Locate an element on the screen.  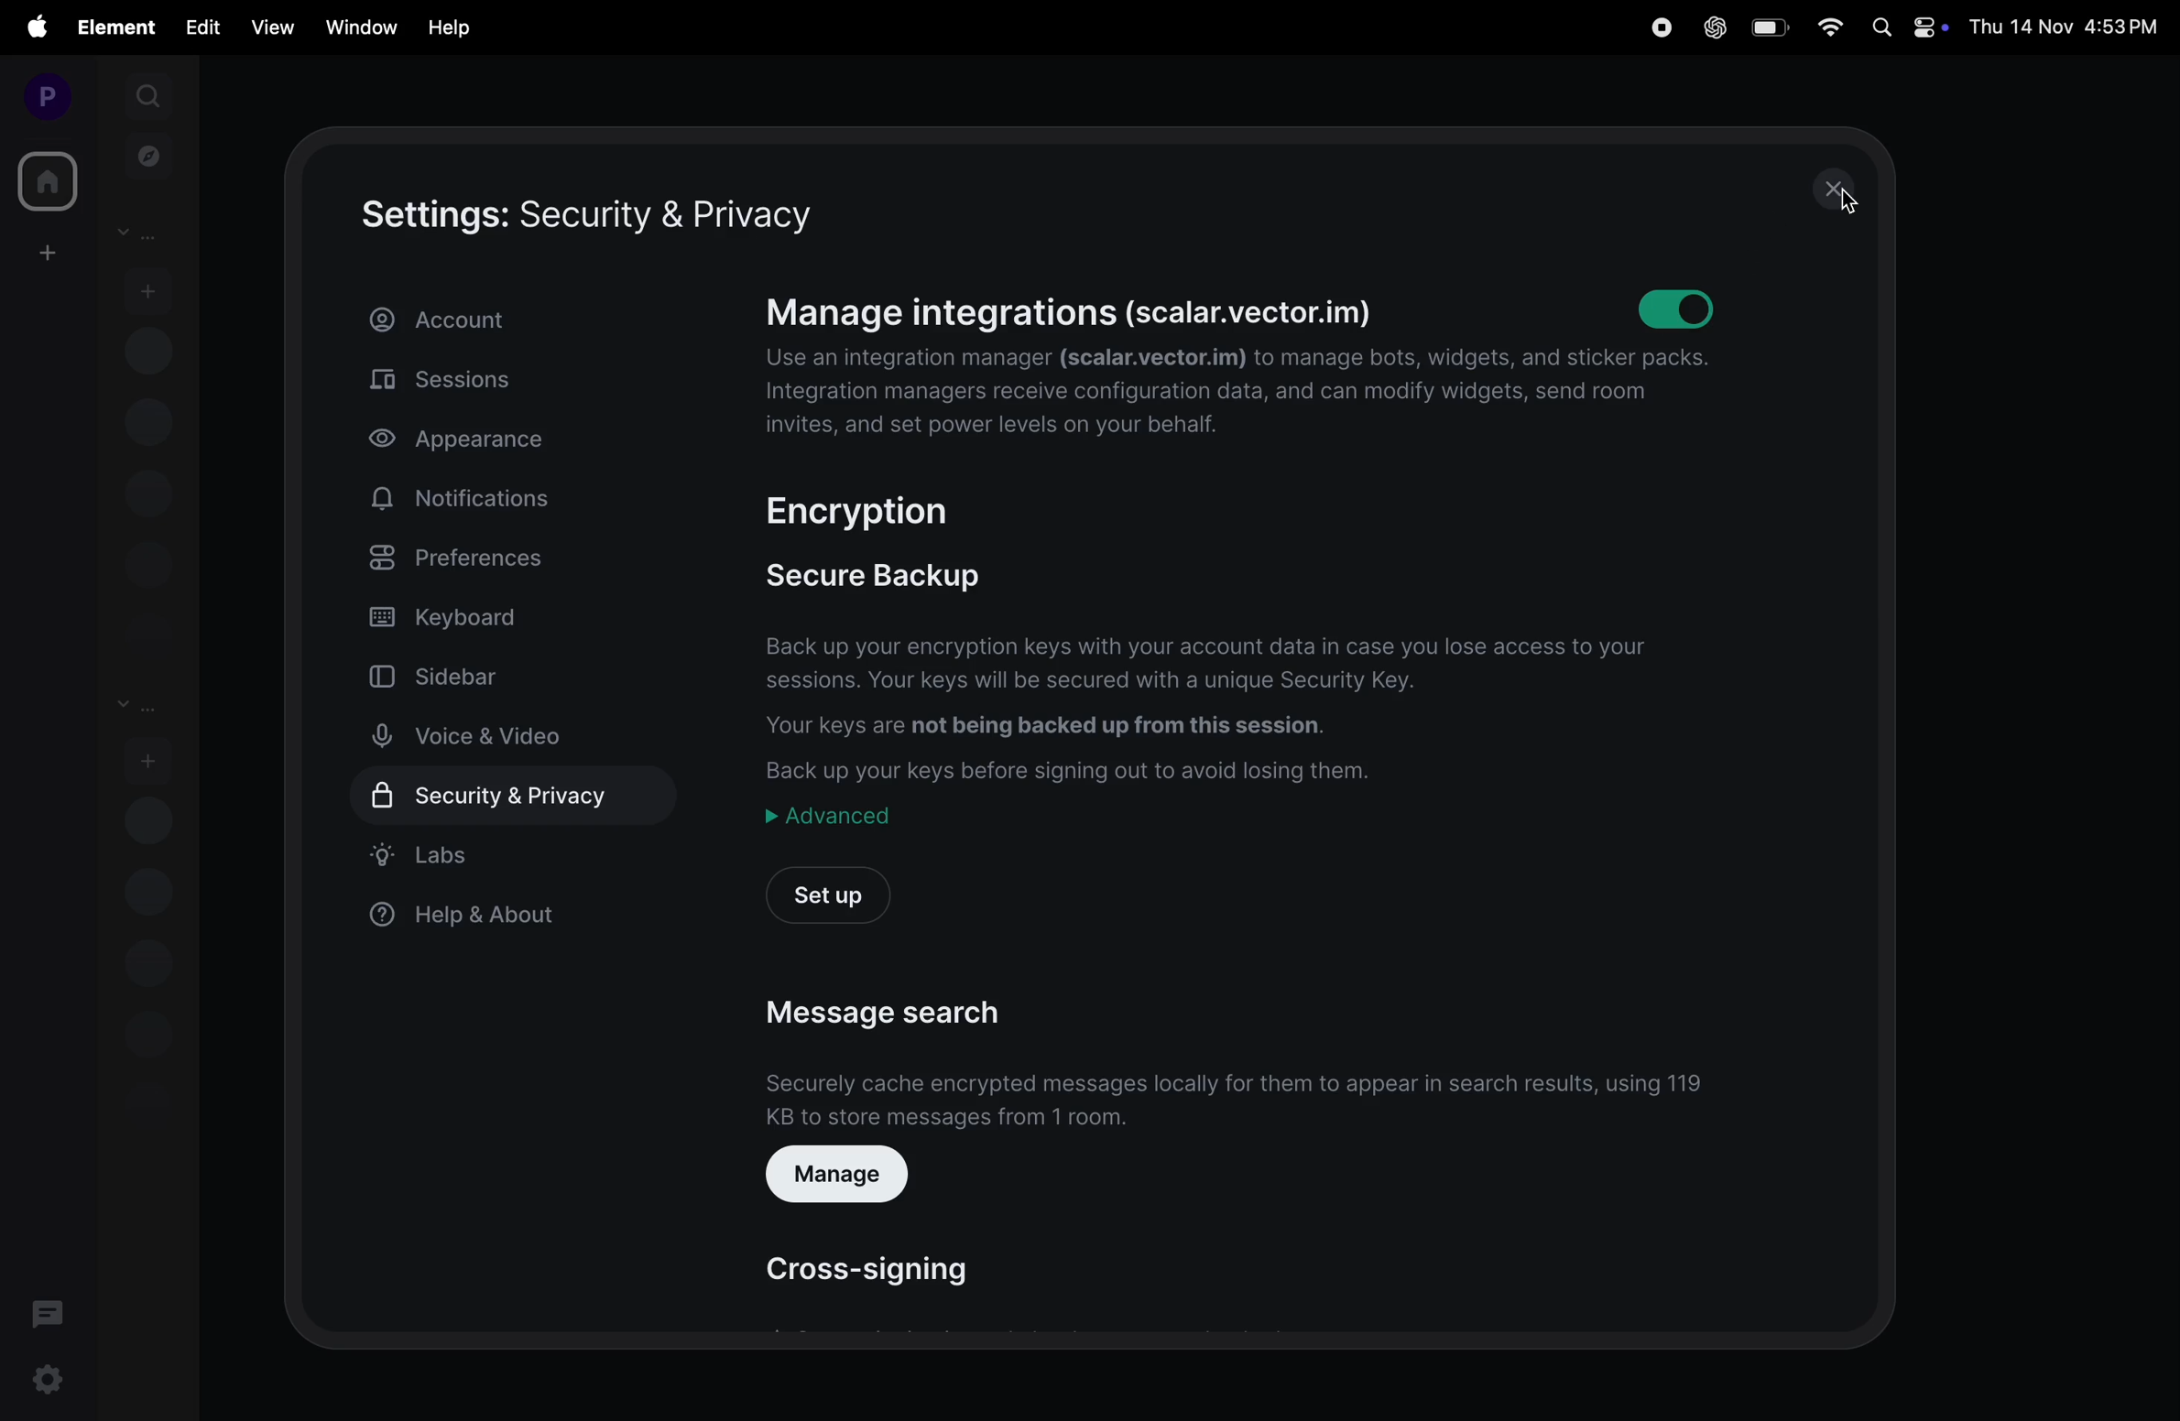
sidebar is located at coordinates (440, 678).